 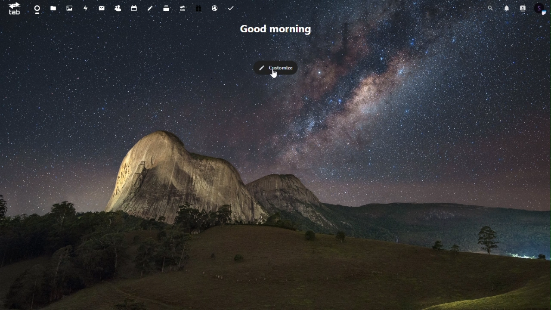 I want to click on photo, so click(x=71, y=9).